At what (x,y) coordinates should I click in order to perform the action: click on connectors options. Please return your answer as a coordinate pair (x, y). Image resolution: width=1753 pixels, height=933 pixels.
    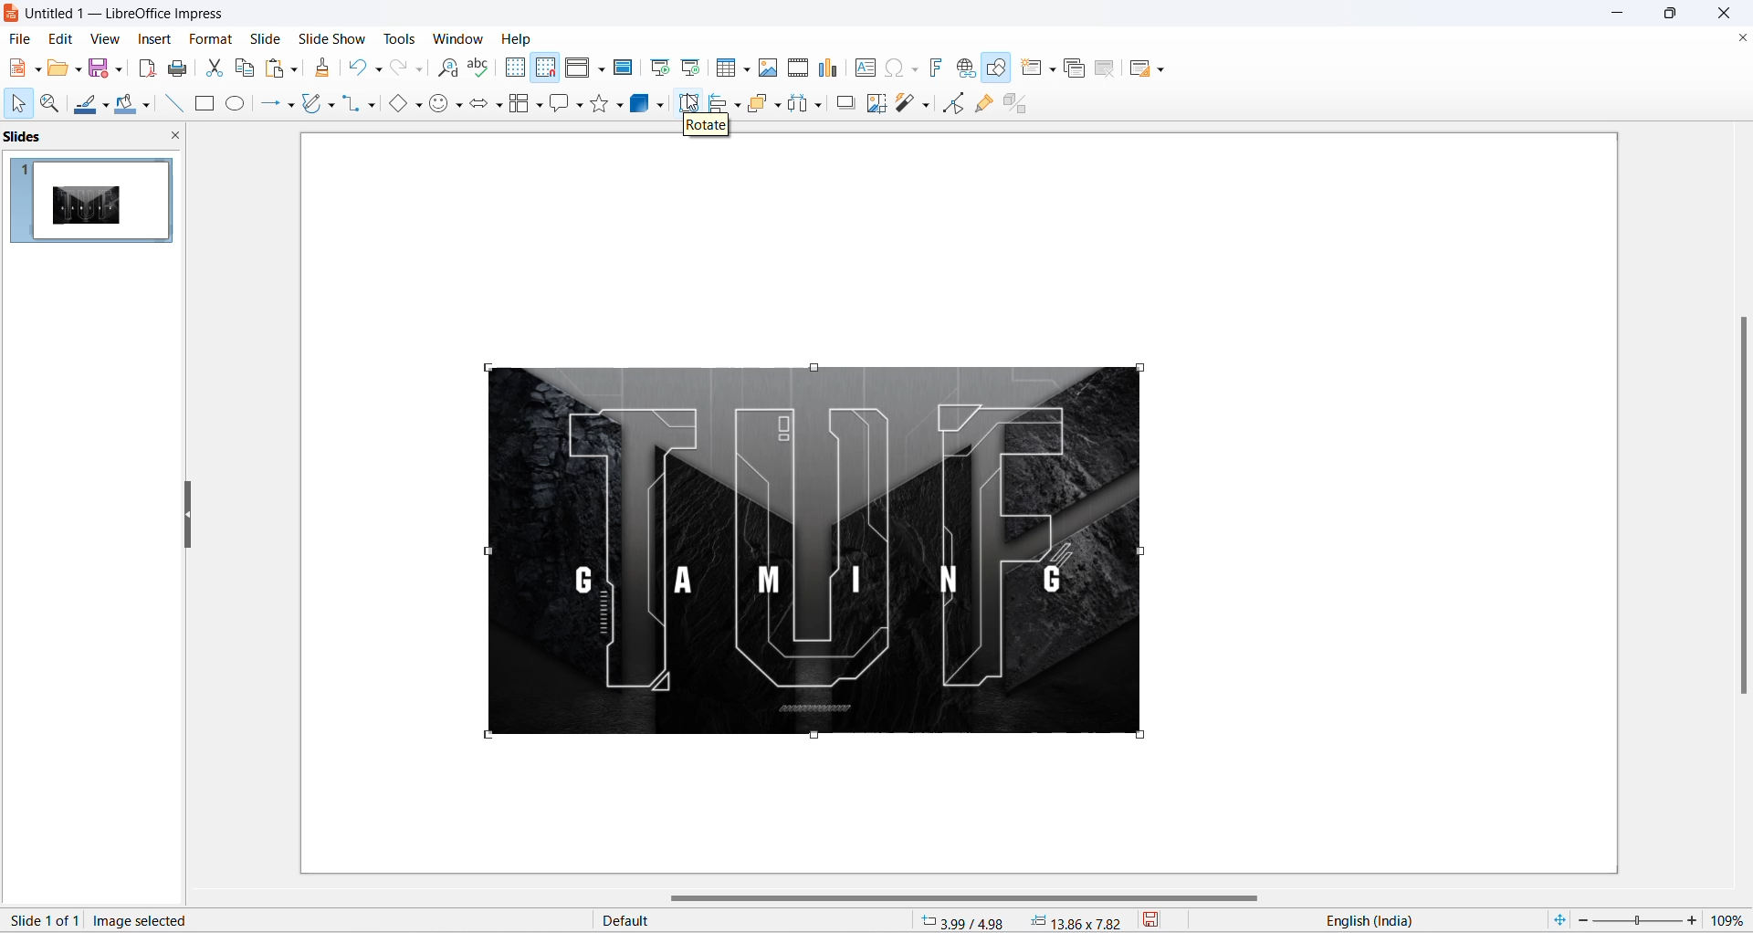
    Looking at the image, I should click on (369, 104).